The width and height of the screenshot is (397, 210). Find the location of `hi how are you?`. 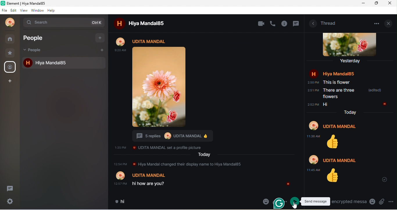

hi how are you? is located at coordinates (152, 184).